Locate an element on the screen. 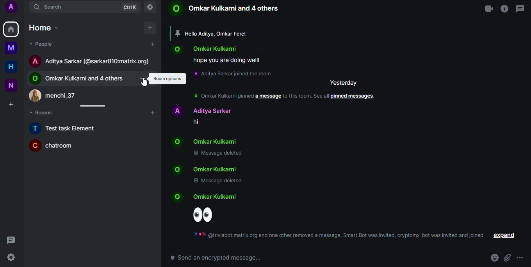 The height and width of the screenshot is (267, 531). room options is located at coordinates (168, 78).